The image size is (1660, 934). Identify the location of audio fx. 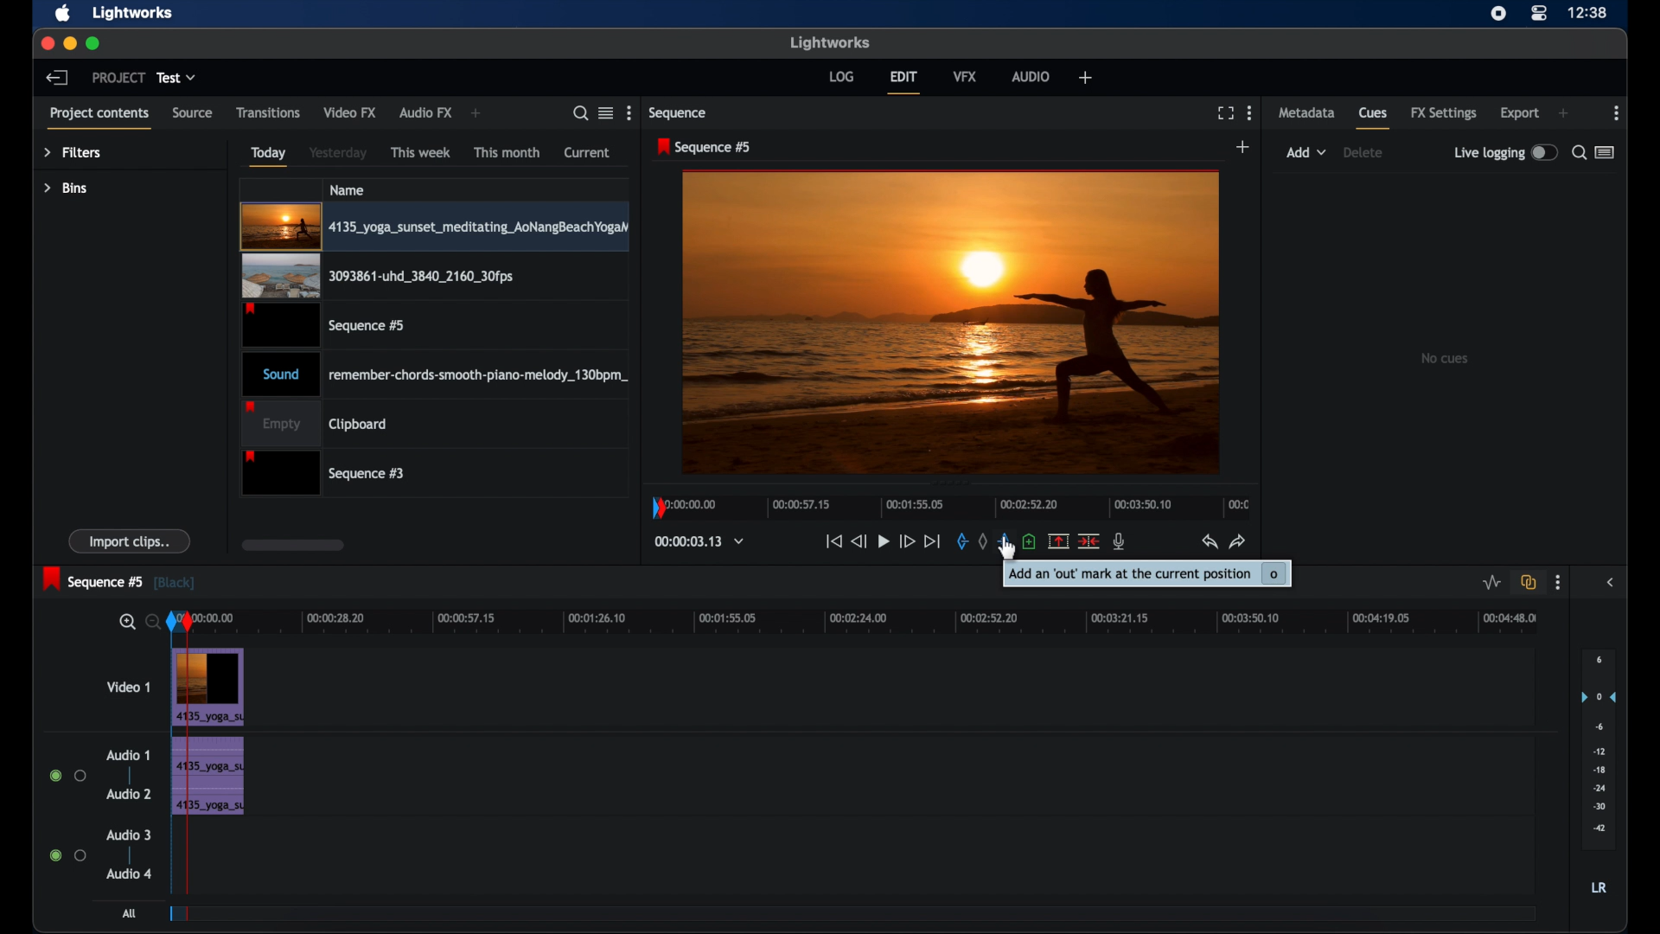
(426, 113).